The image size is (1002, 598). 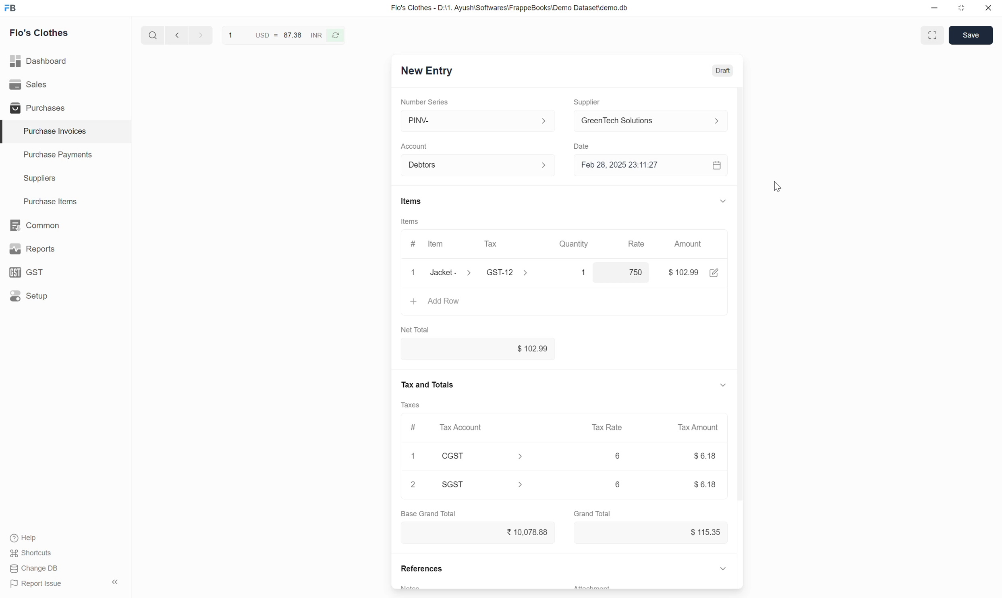 What do you see at coordinates (39, 33) in the screenshot?
I see `Flo's Clothes` at bounding box center [39, 33].